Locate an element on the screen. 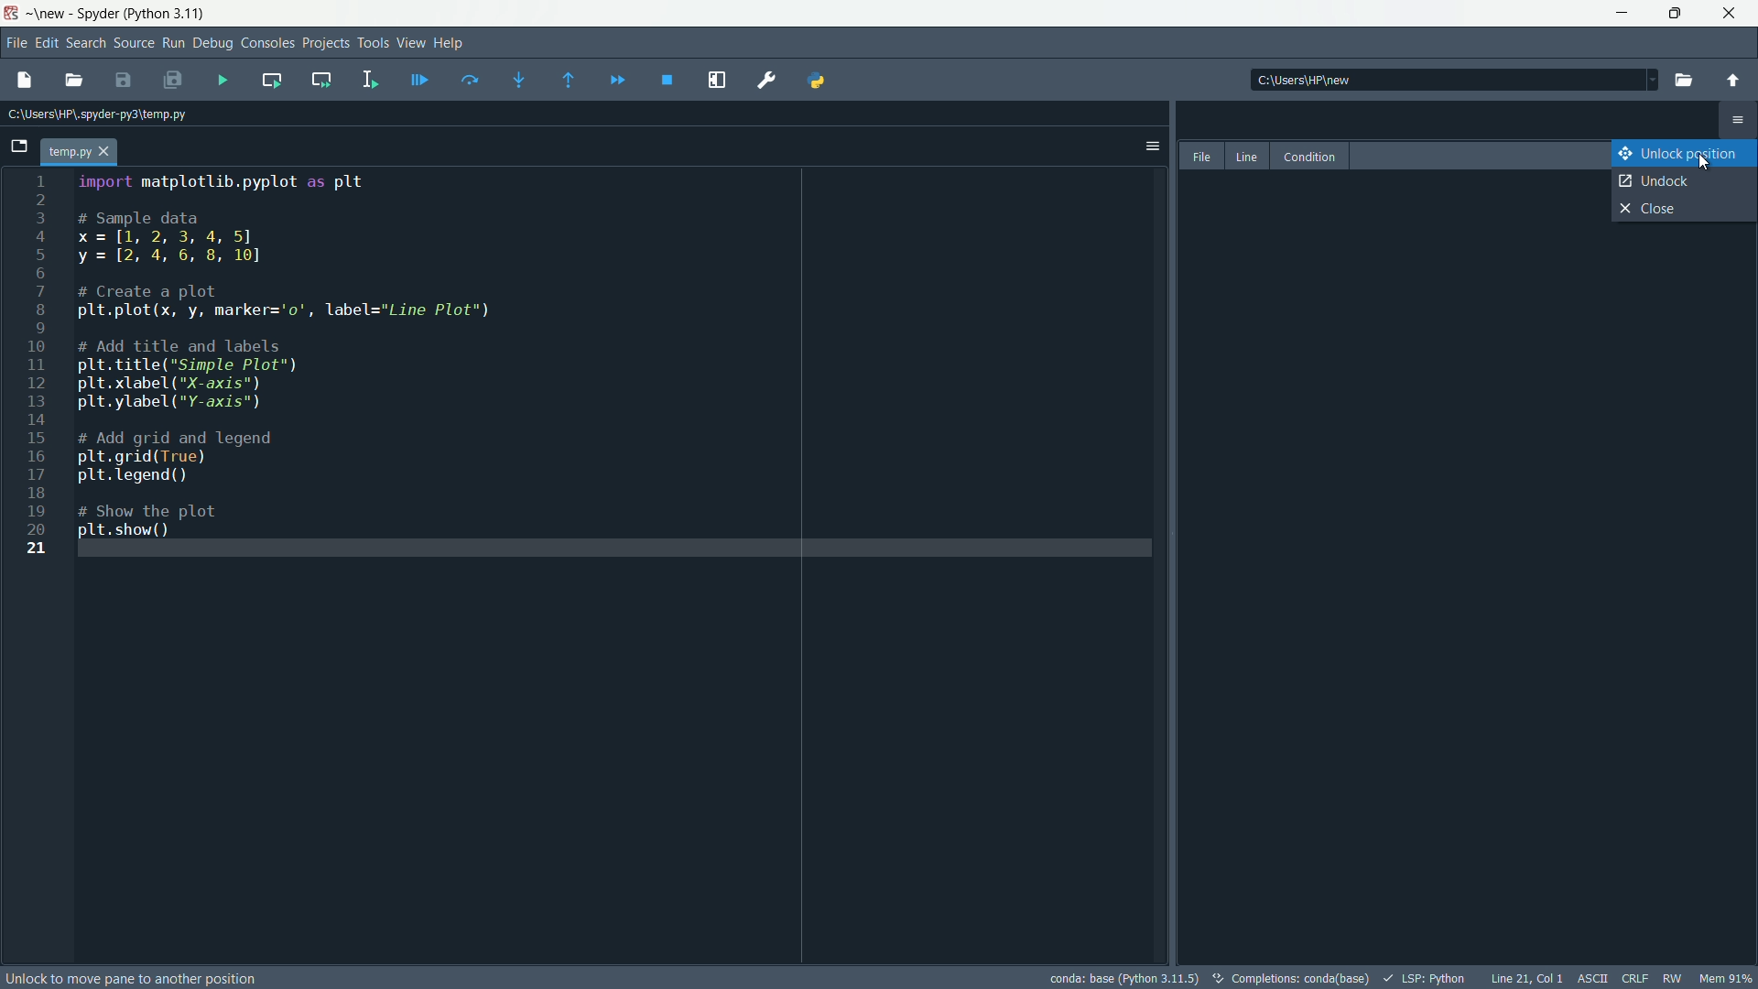 This screenshot has height=989, width=1758. search menu is located at coordinates (87, 44).